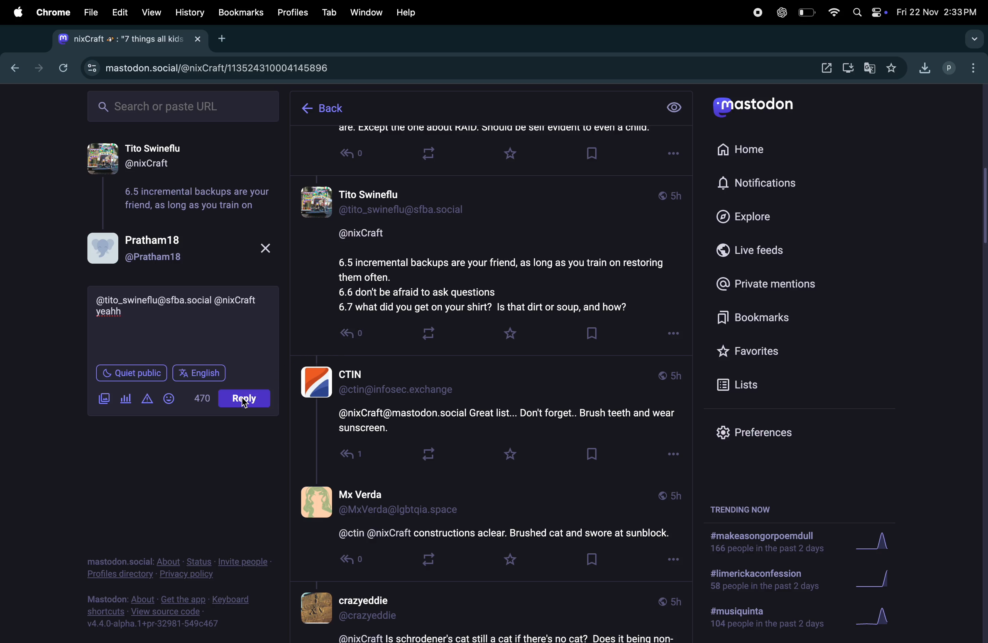 The image size is (988, 643). What do you see at coordinates (949, 69) in the screenshot?
I see `profile` at bounding box center [949, 69].